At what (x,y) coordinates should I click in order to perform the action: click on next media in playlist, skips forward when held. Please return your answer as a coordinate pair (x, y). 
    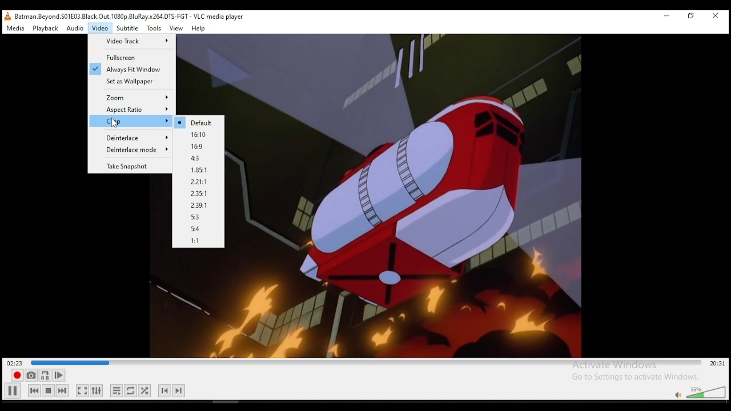
    Looking at the image, I should click on (62, 391).